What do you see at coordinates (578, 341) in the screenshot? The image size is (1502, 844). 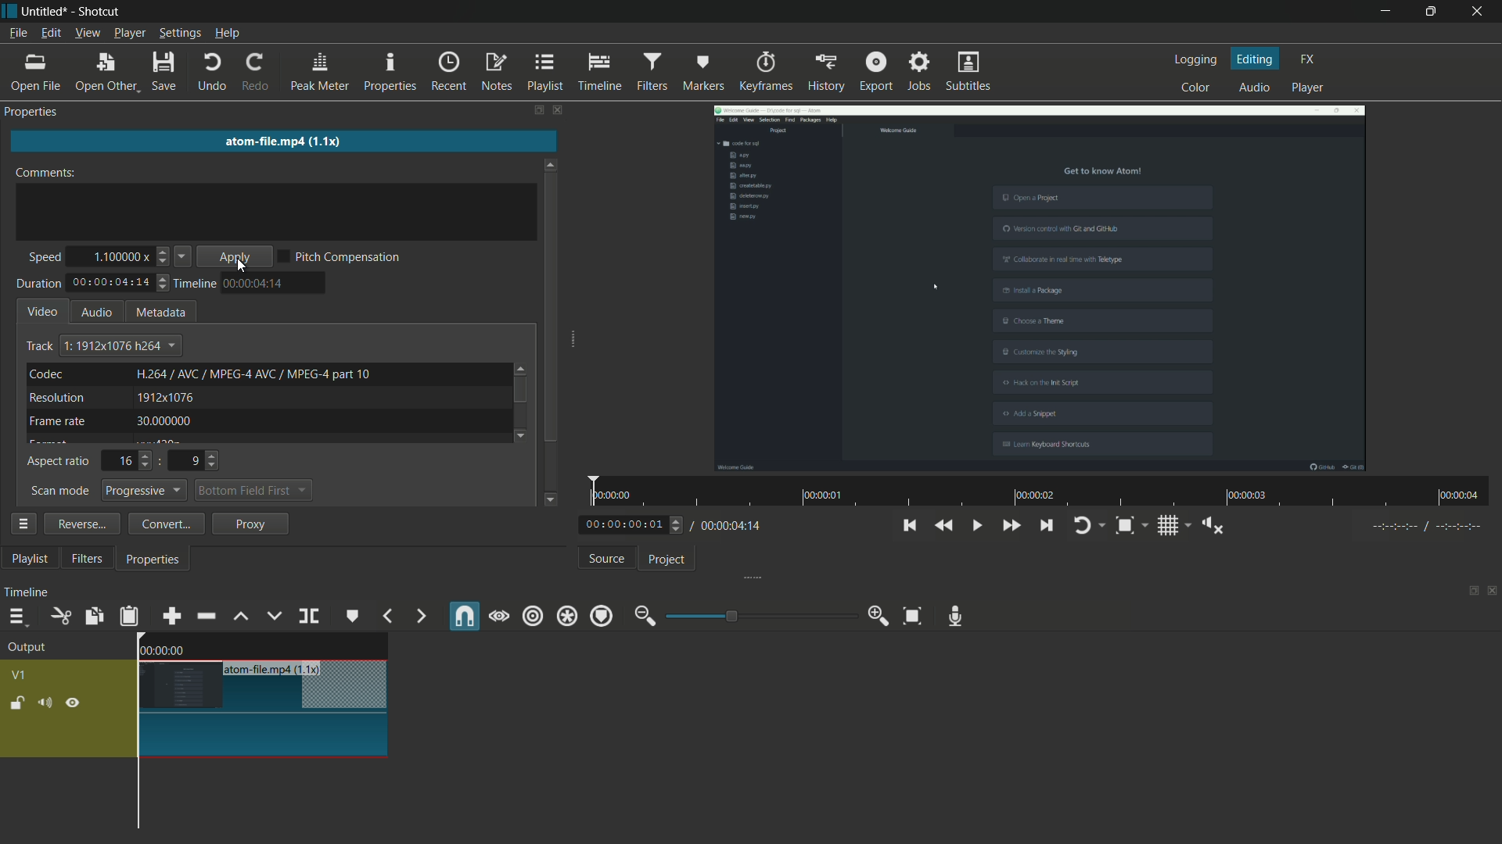 I see `expand` at bounding box center [578, 341].